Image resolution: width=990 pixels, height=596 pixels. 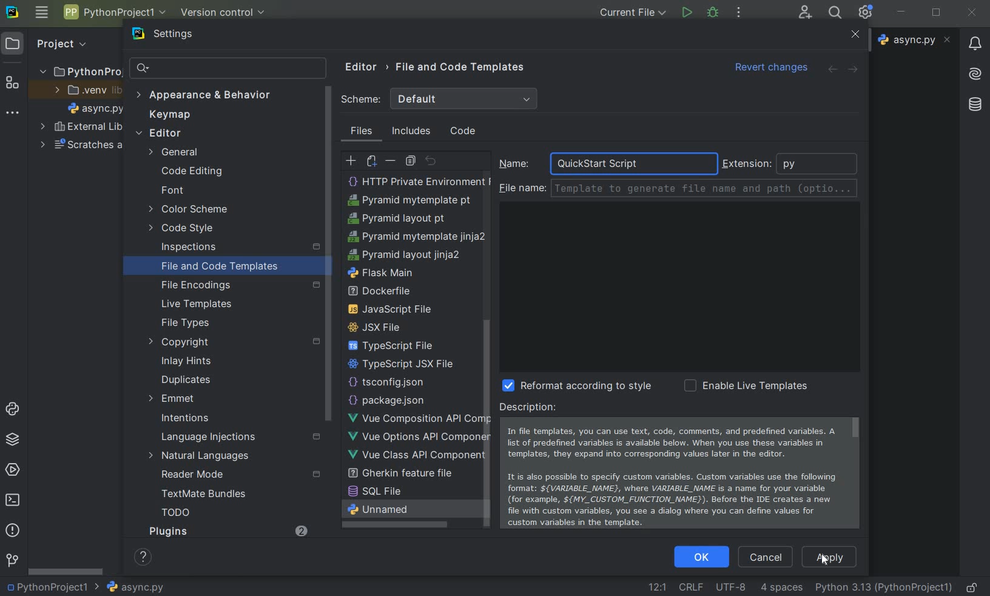 What do you see at coordinates (233, 265) in the screenshot?
I see `file and code templates` at bounding box center [233, 265].